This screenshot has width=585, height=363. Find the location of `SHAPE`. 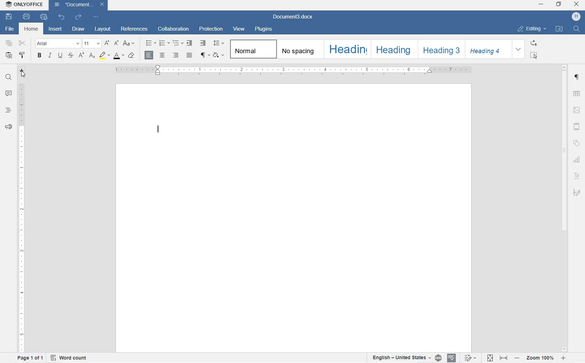

SHAPE is located at coordinates (576, 144).